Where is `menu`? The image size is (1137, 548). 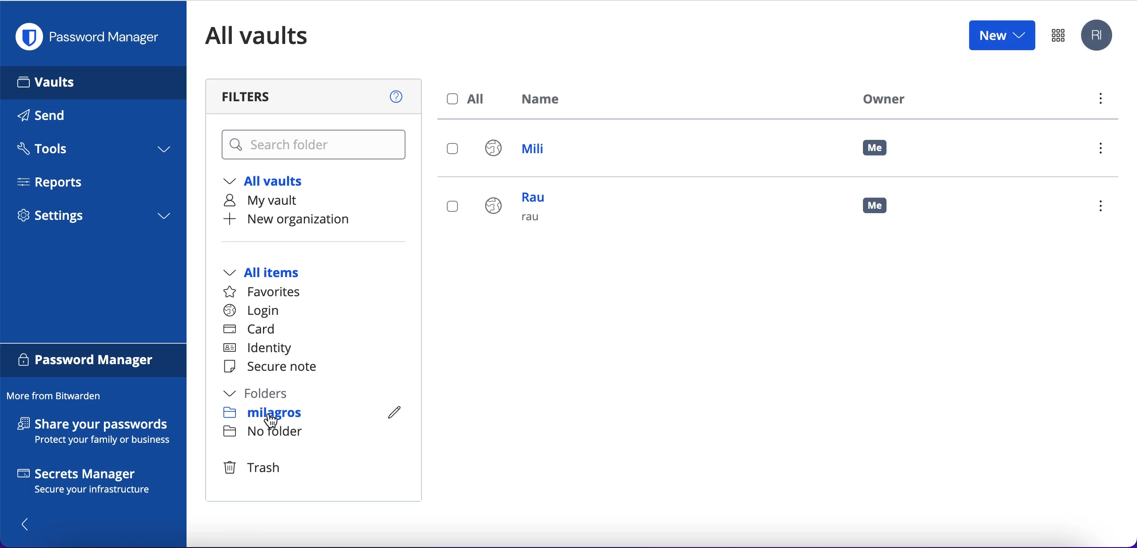
menu is located at coordinates (1105, 207).